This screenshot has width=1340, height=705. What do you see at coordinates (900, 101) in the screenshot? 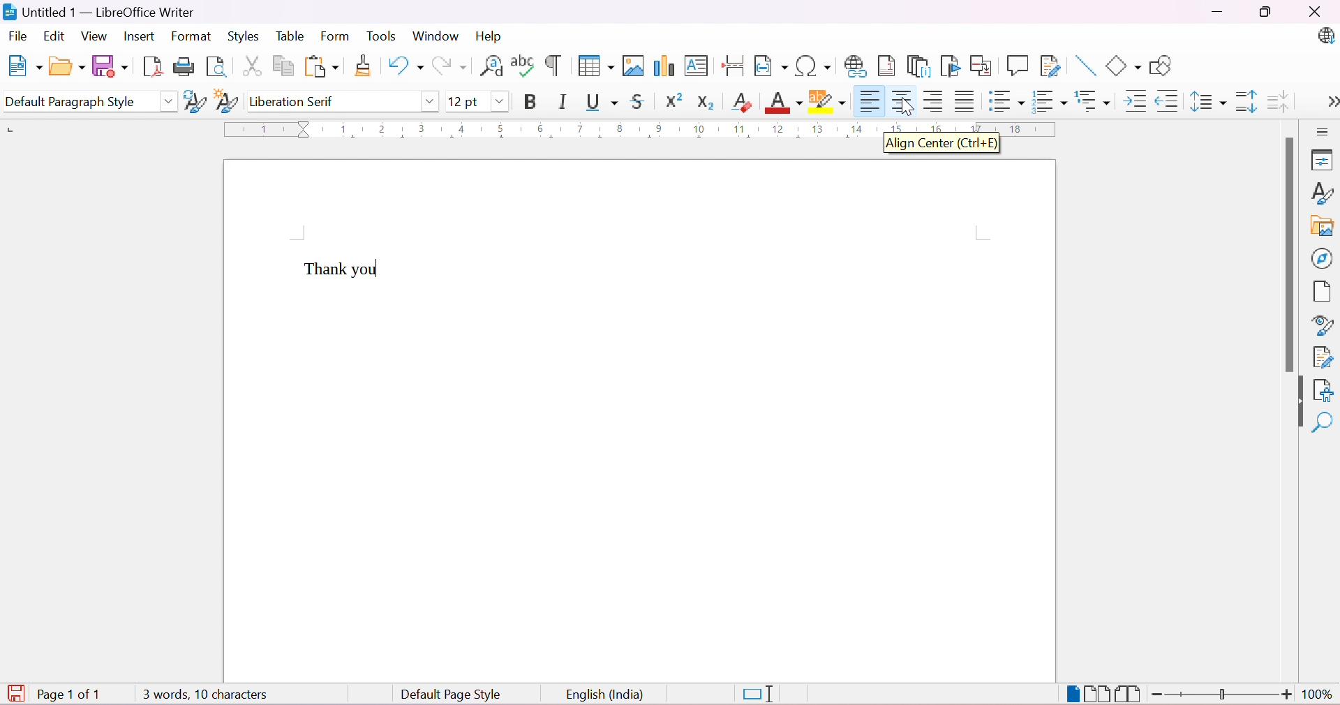
I see `Align Center` at bounding box center [900, 101].